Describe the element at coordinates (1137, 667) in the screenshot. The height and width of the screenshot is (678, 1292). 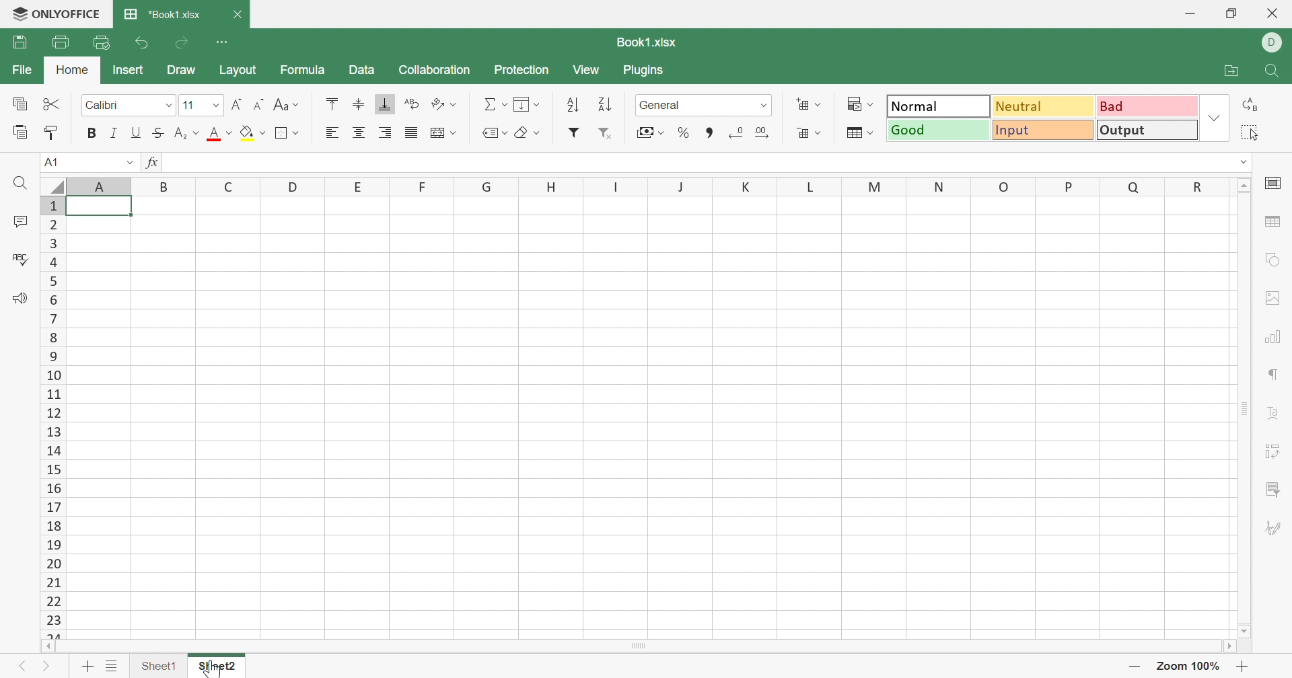
I see `-` at that location.